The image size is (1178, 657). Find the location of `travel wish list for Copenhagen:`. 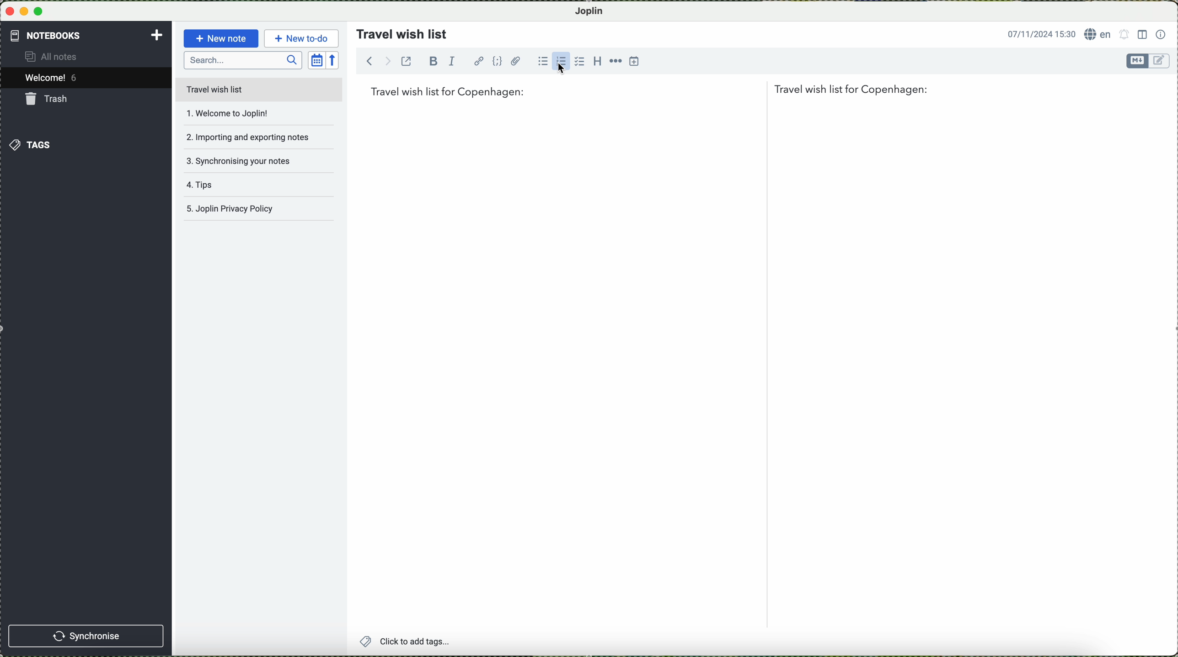

travel wish list for Copenhagen: is located at coordinates (650, 91).